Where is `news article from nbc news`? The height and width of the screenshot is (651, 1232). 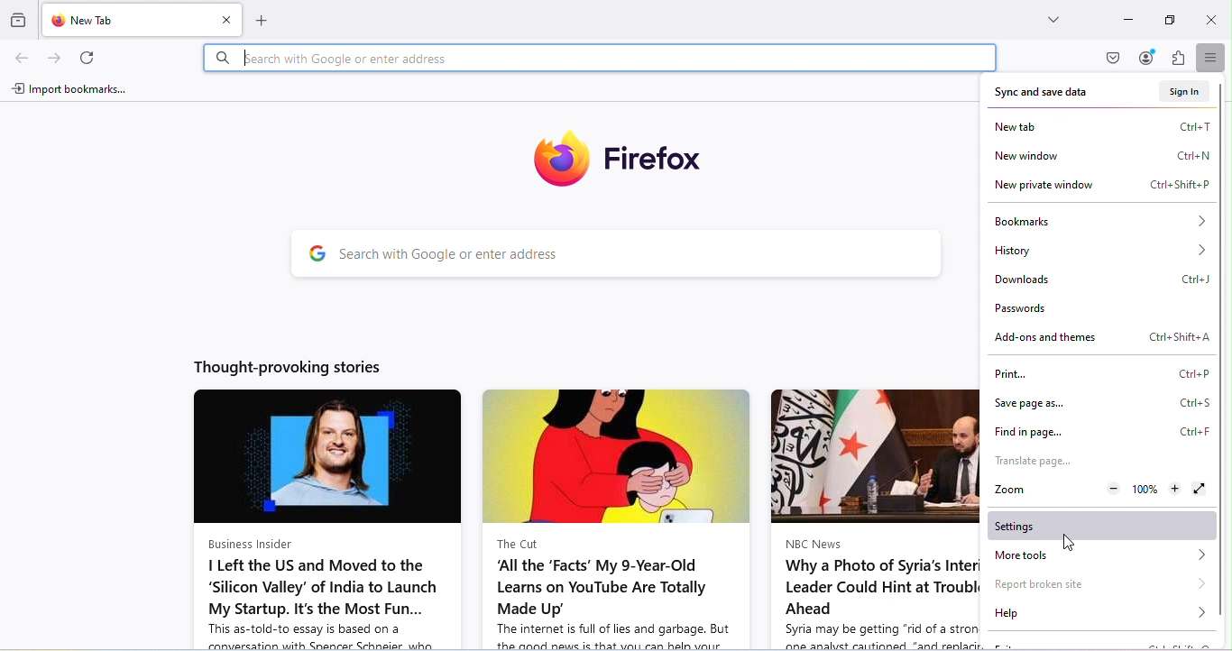 news article from nbc news is located at coordinates (868, 518).